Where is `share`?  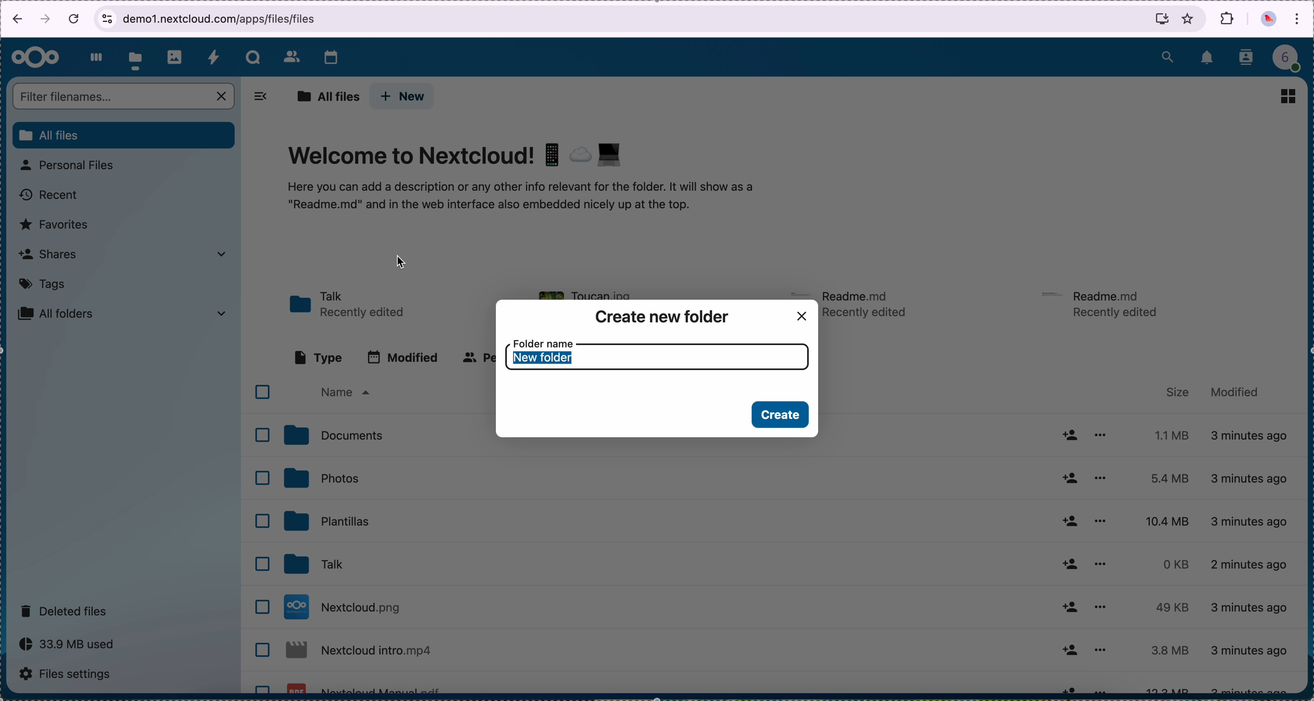
share is located at coordinates (1068, 477).